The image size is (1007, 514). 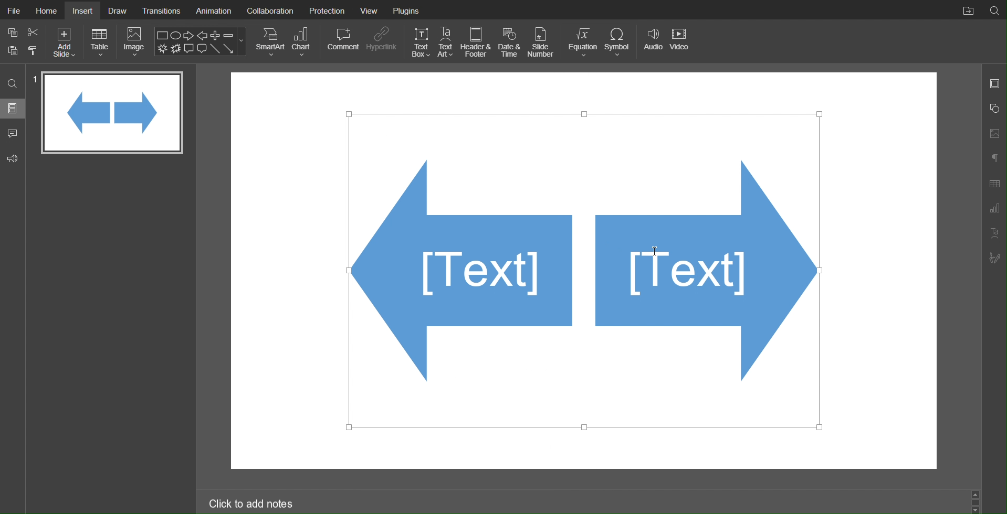 What do you see at coordinates (993, 233) in the screenshot?
I see `Text Art` at bounding box center [993, 233].